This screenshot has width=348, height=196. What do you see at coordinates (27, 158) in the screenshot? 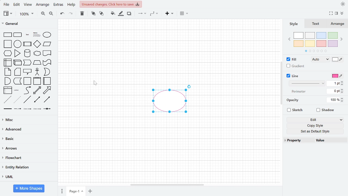
I see `flowchart` at bounding box center [27, 158].